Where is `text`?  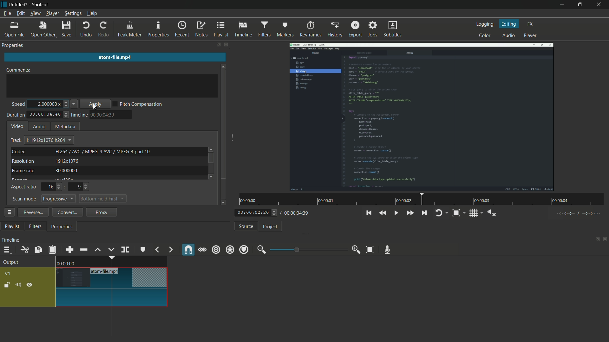
text is located at coordinates (49, 140).